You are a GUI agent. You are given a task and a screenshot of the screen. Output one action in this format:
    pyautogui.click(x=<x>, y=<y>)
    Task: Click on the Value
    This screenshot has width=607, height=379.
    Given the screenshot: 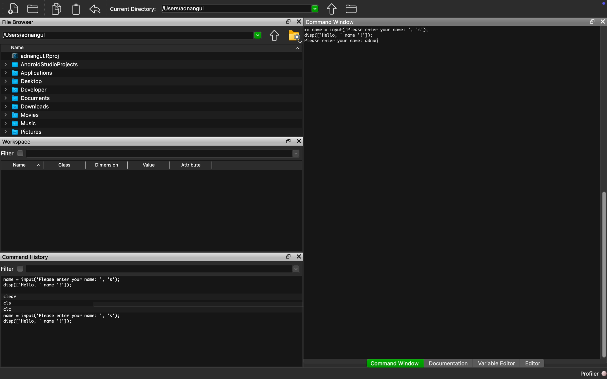 What is the action you would take?
    pyautogui.click(x=149, y=165)
    